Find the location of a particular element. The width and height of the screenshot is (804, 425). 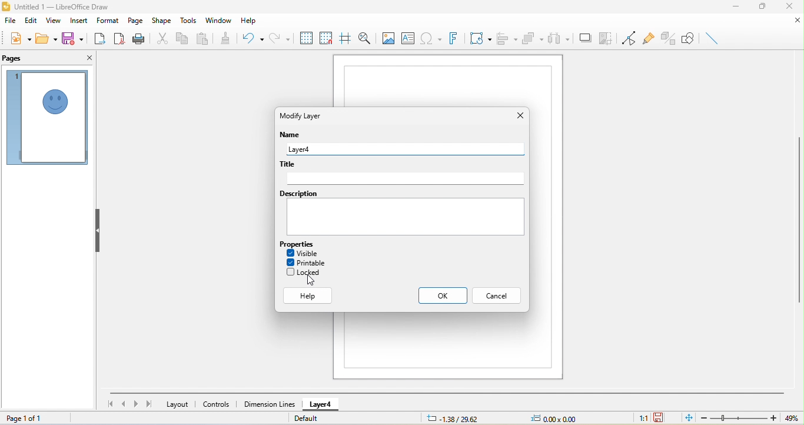

pages is located at coordinates (17, 58).